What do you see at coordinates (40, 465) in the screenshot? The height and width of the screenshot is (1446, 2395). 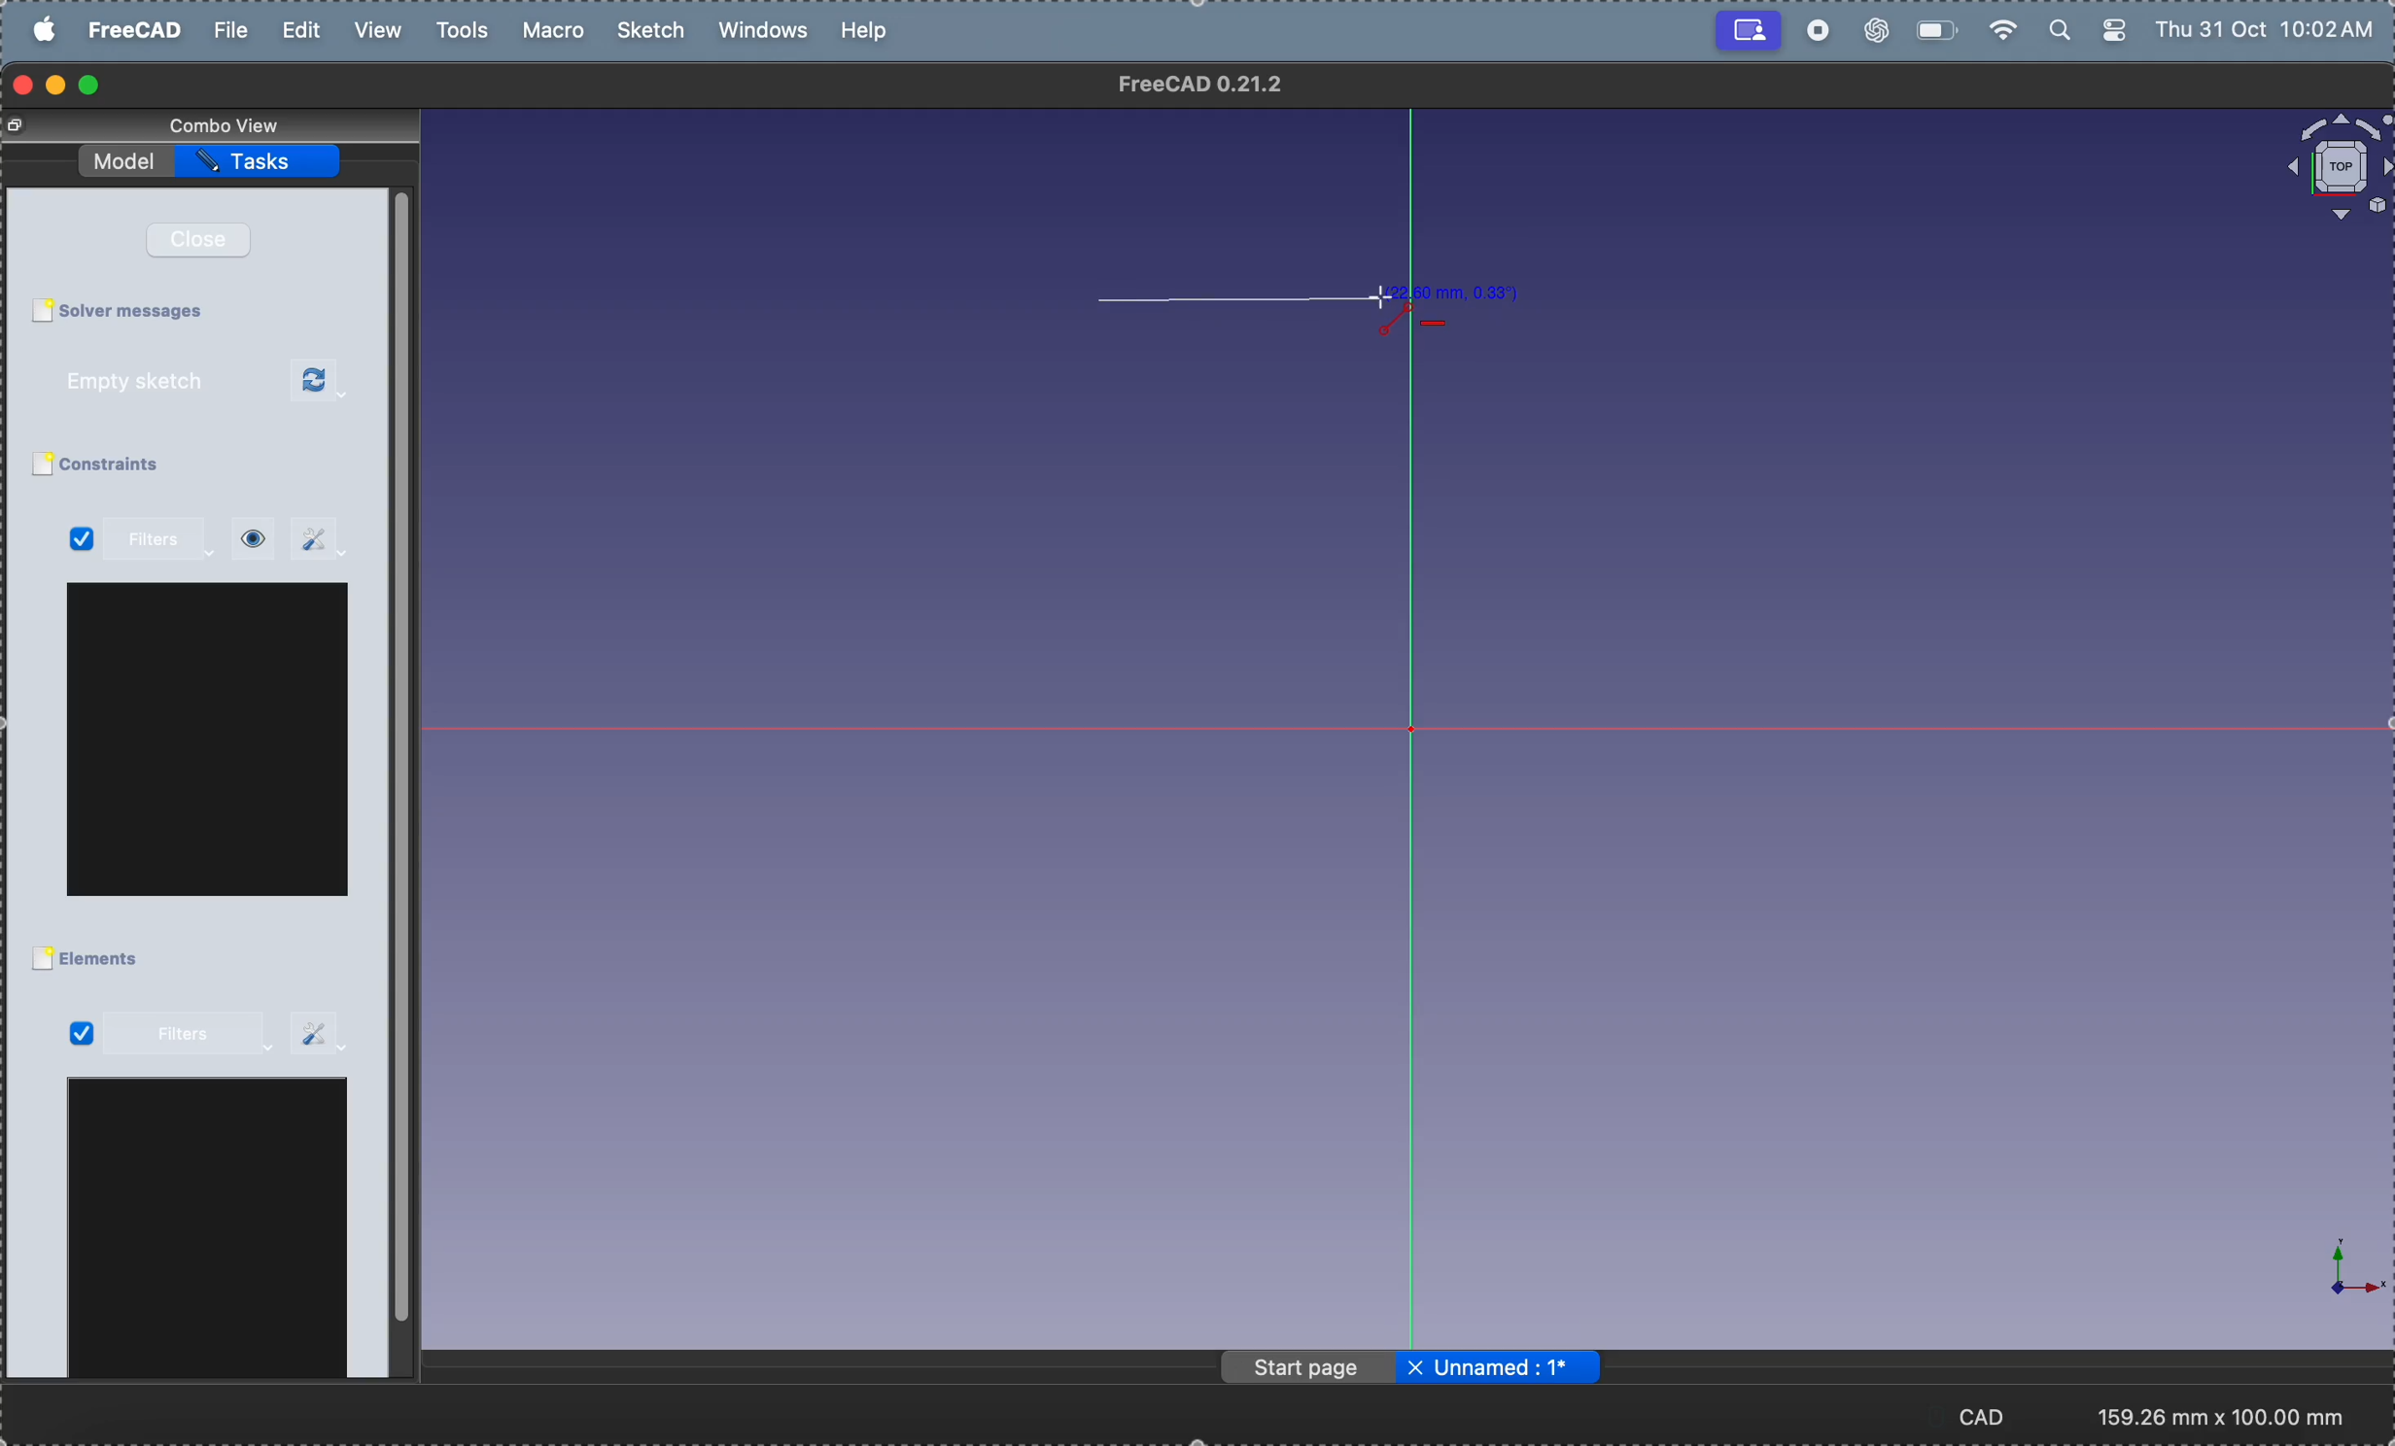 I see `Checkbox` at bounding box center [40, 465].